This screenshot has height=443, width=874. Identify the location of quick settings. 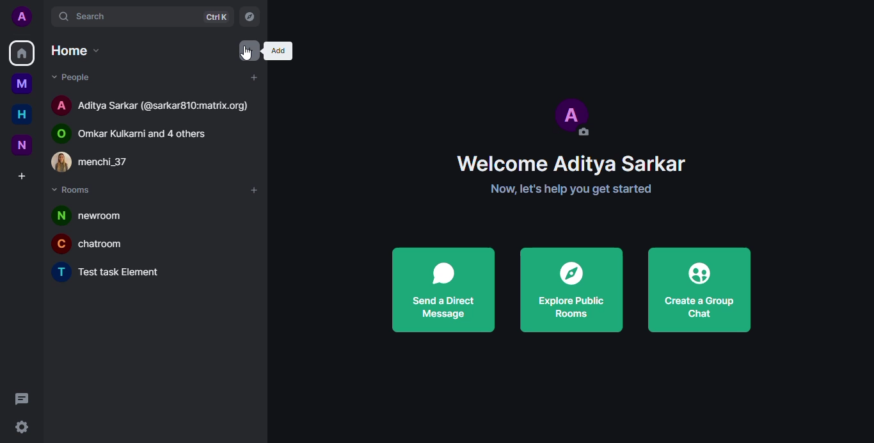
(22, 427).